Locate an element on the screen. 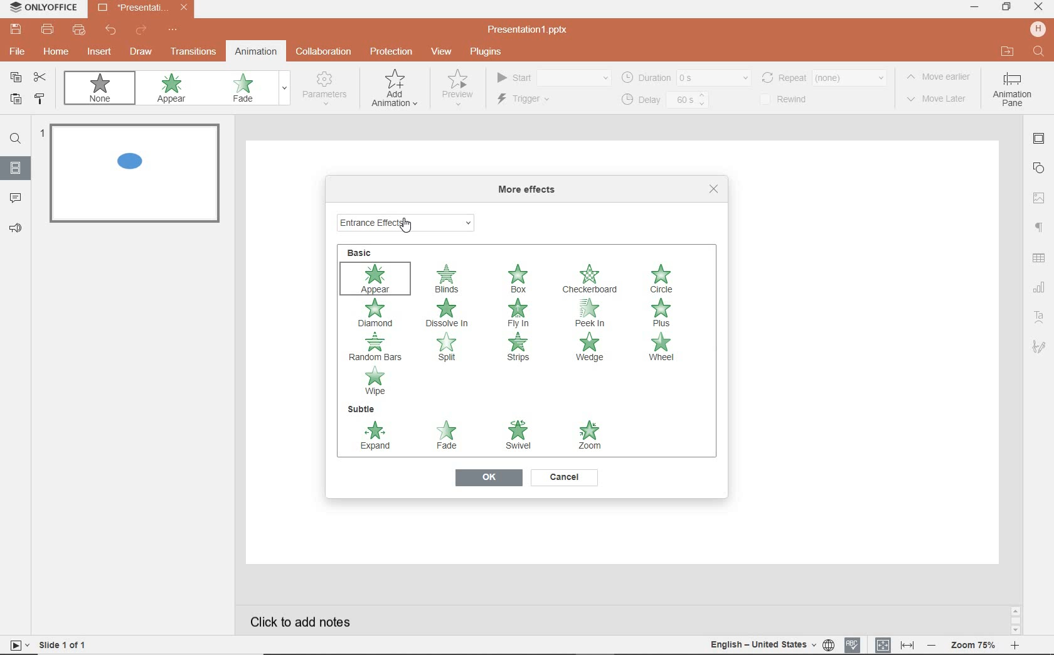 The height and width of the screenshot is (655, 1054). collaboration is located at coordinates (325, 52).